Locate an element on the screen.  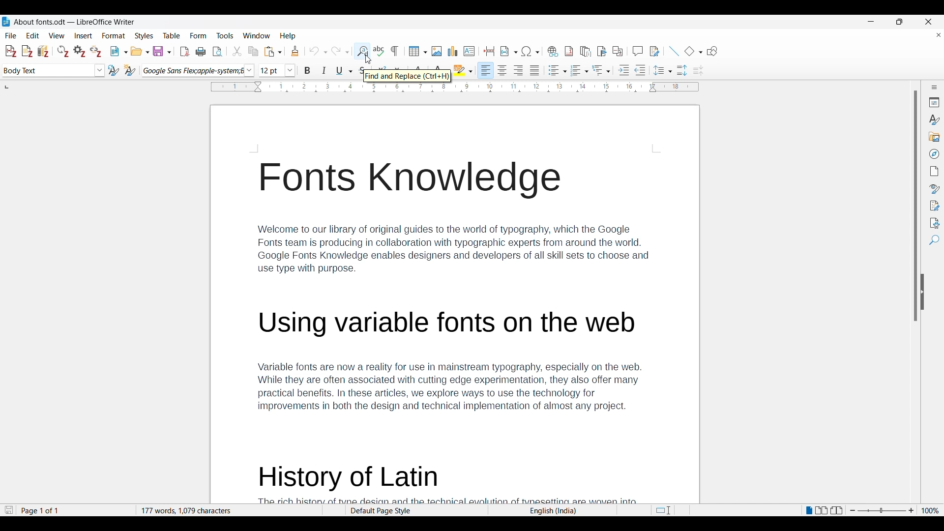
Insert cross-reference is located at coordinates (618, 51).